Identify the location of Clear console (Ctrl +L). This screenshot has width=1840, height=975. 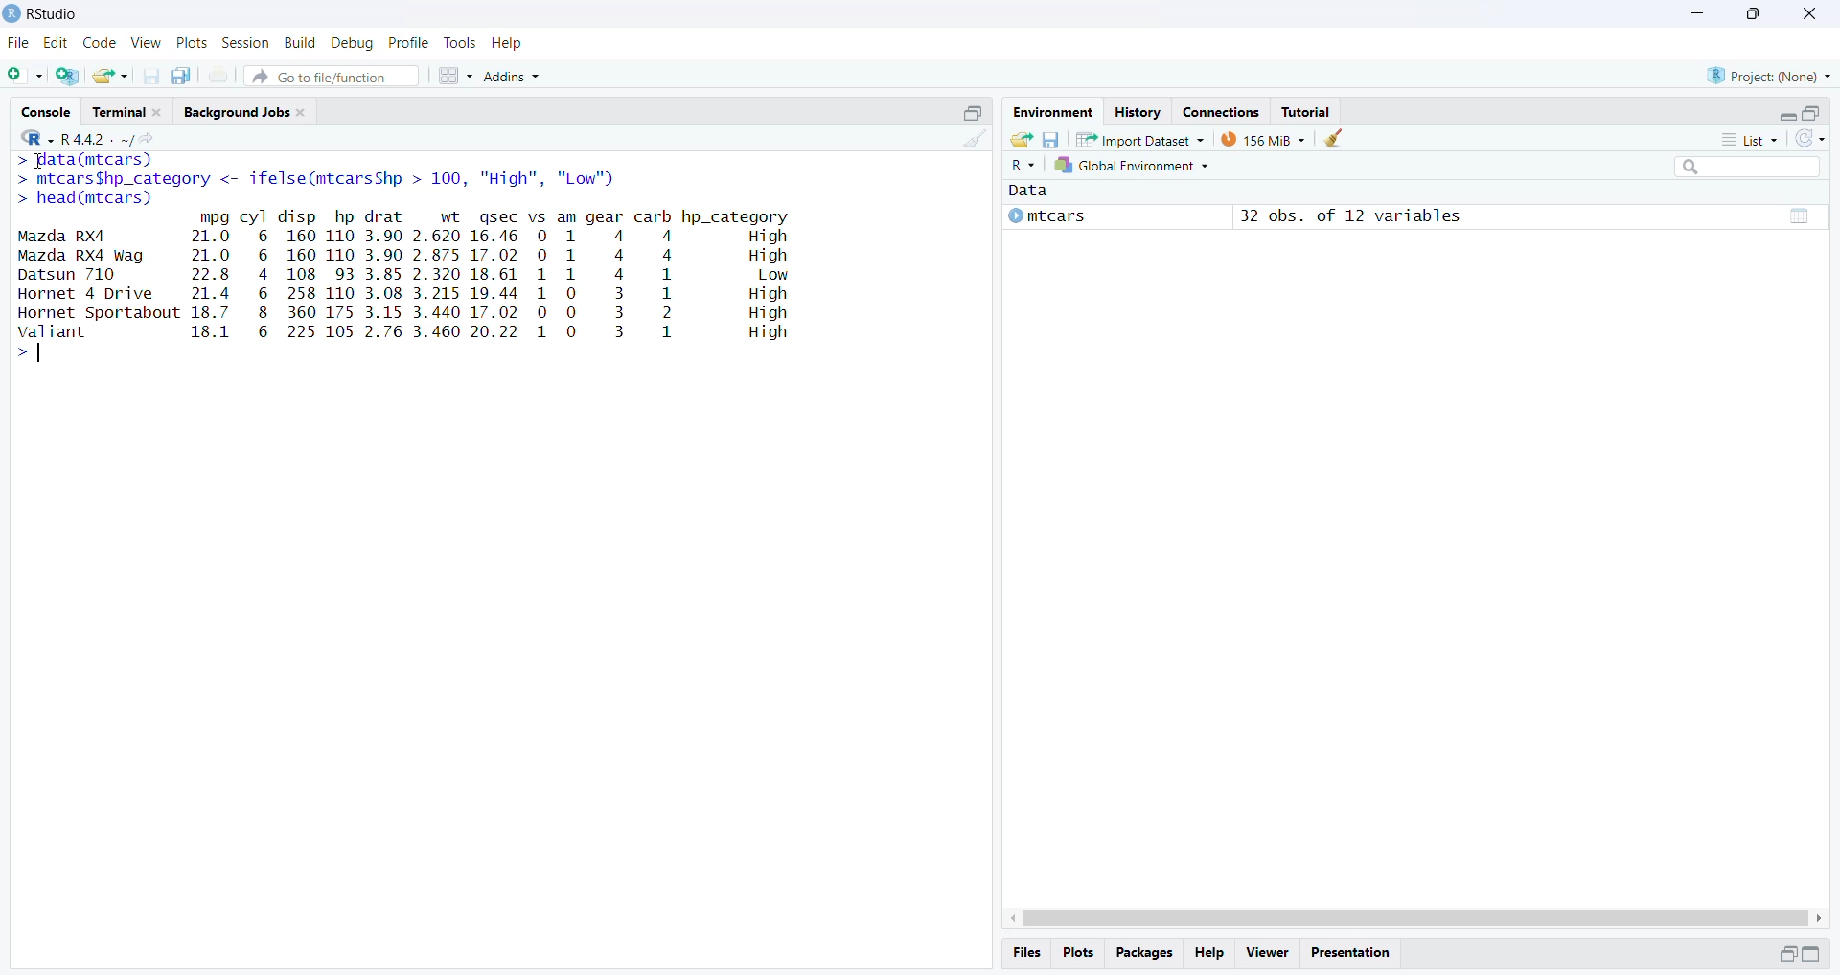
(1334, 139).